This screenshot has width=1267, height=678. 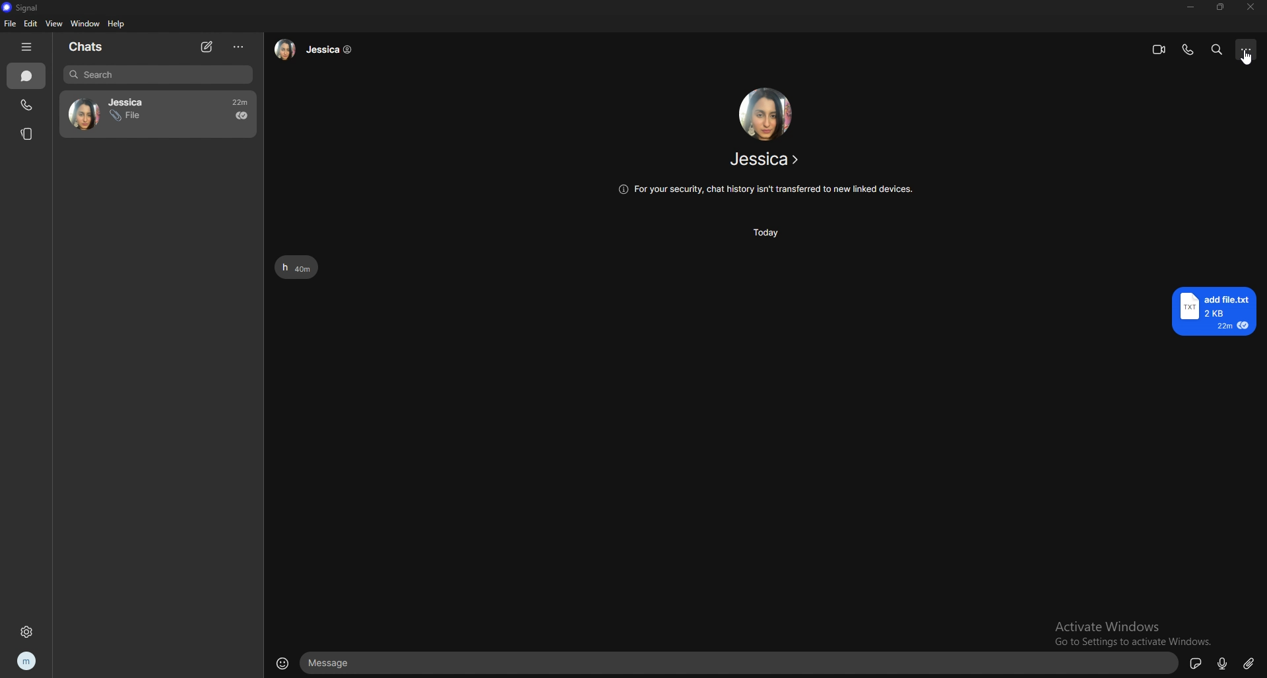 I want to click on chats, so click(x=27, y=76).